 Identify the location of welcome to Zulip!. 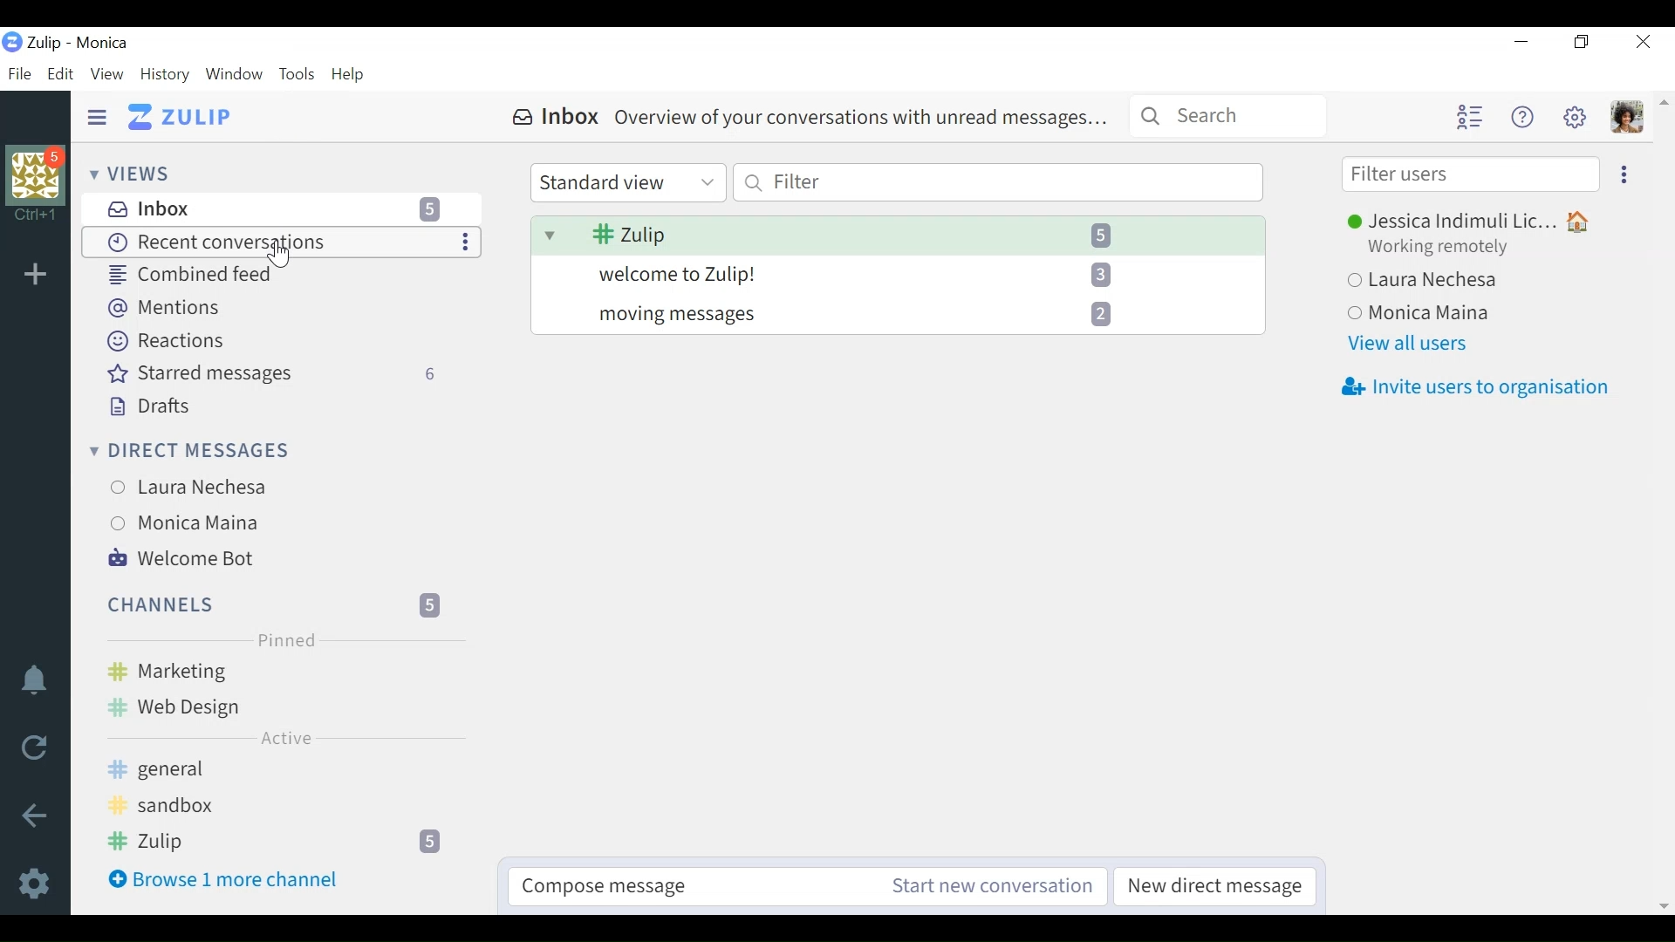
(896, 276).